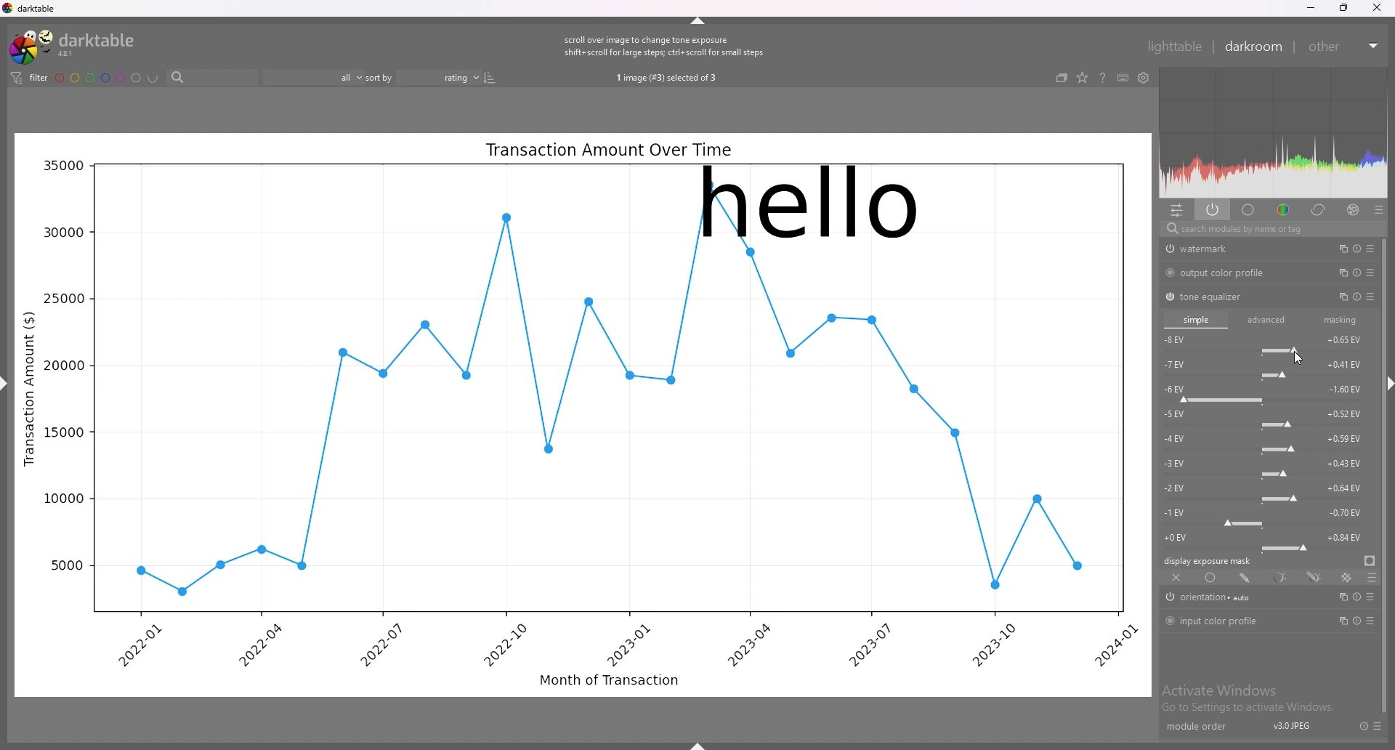  Describe the element at coordinates (1175, 47) in the screenshot. I see `lighttable` at that location.